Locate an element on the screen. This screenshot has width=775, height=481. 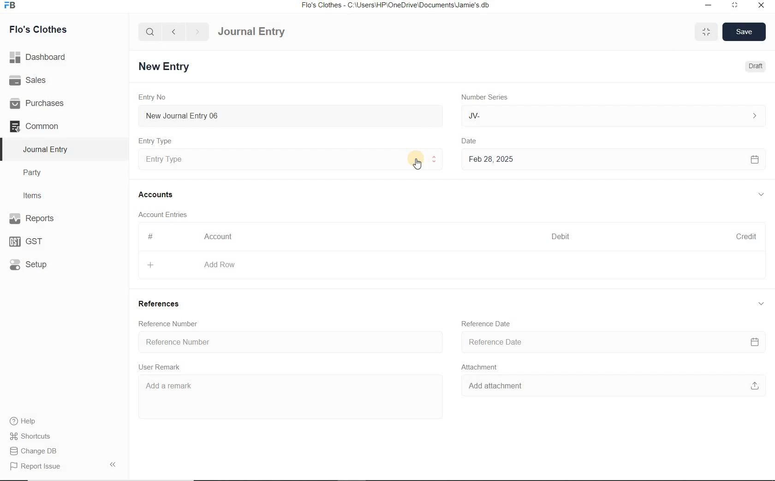
Attachment is located at coordinates (482, 366).